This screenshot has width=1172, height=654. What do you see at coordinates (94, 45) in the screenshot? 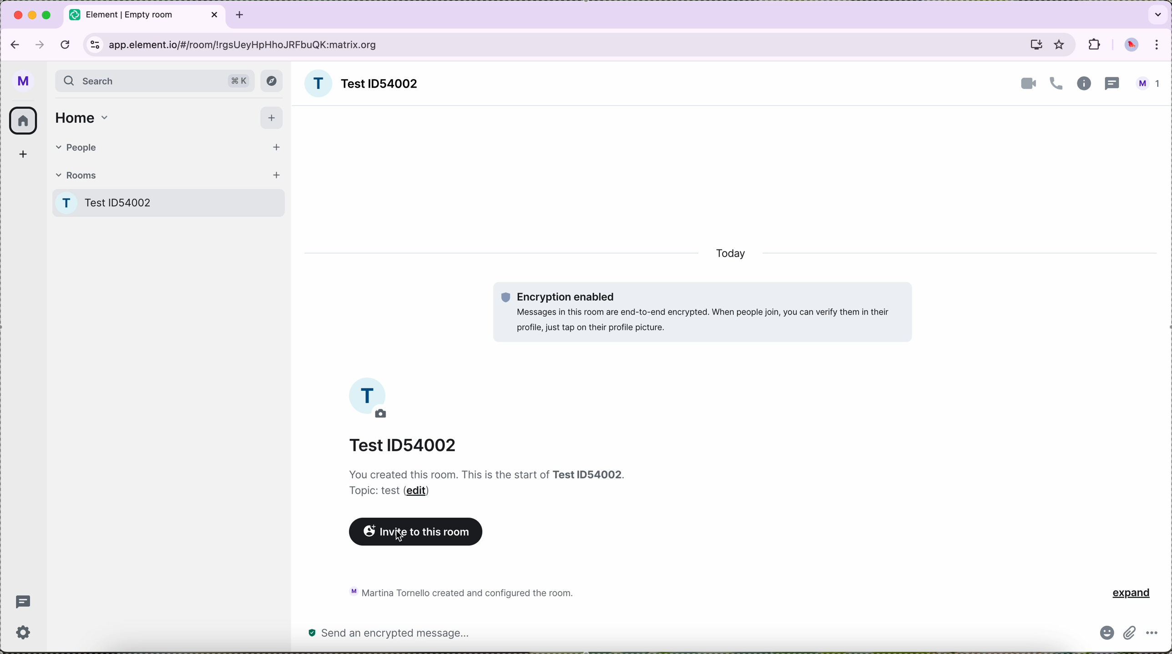
I see `controls` at bounding box center [94, 45].